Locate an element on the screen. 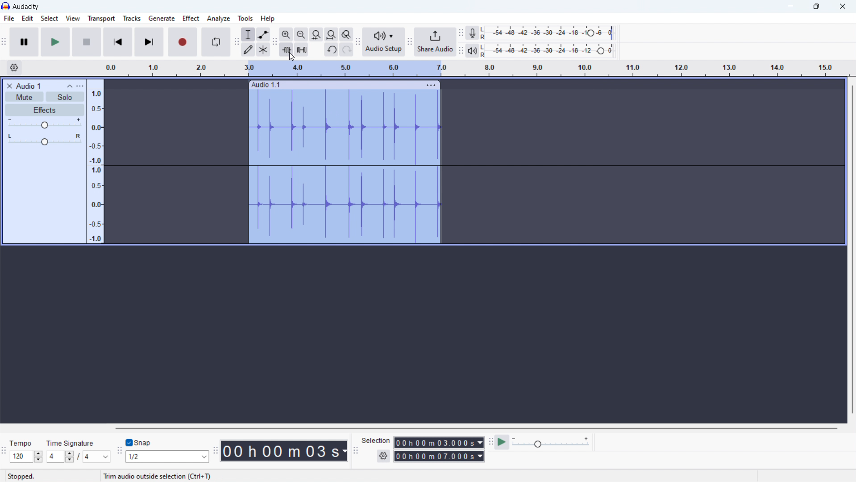  help is located at coordinates (268, 19).